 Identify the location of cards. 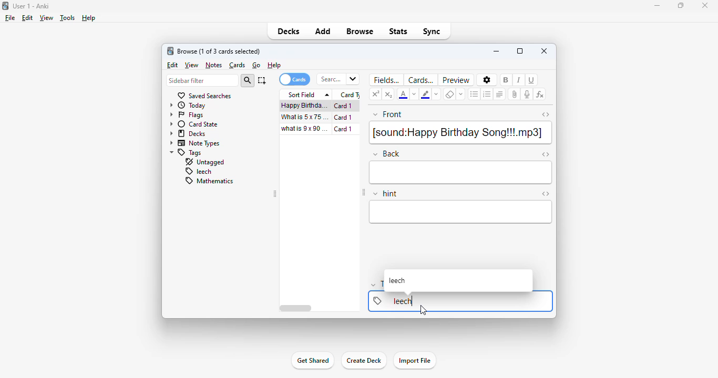
(238, 66).